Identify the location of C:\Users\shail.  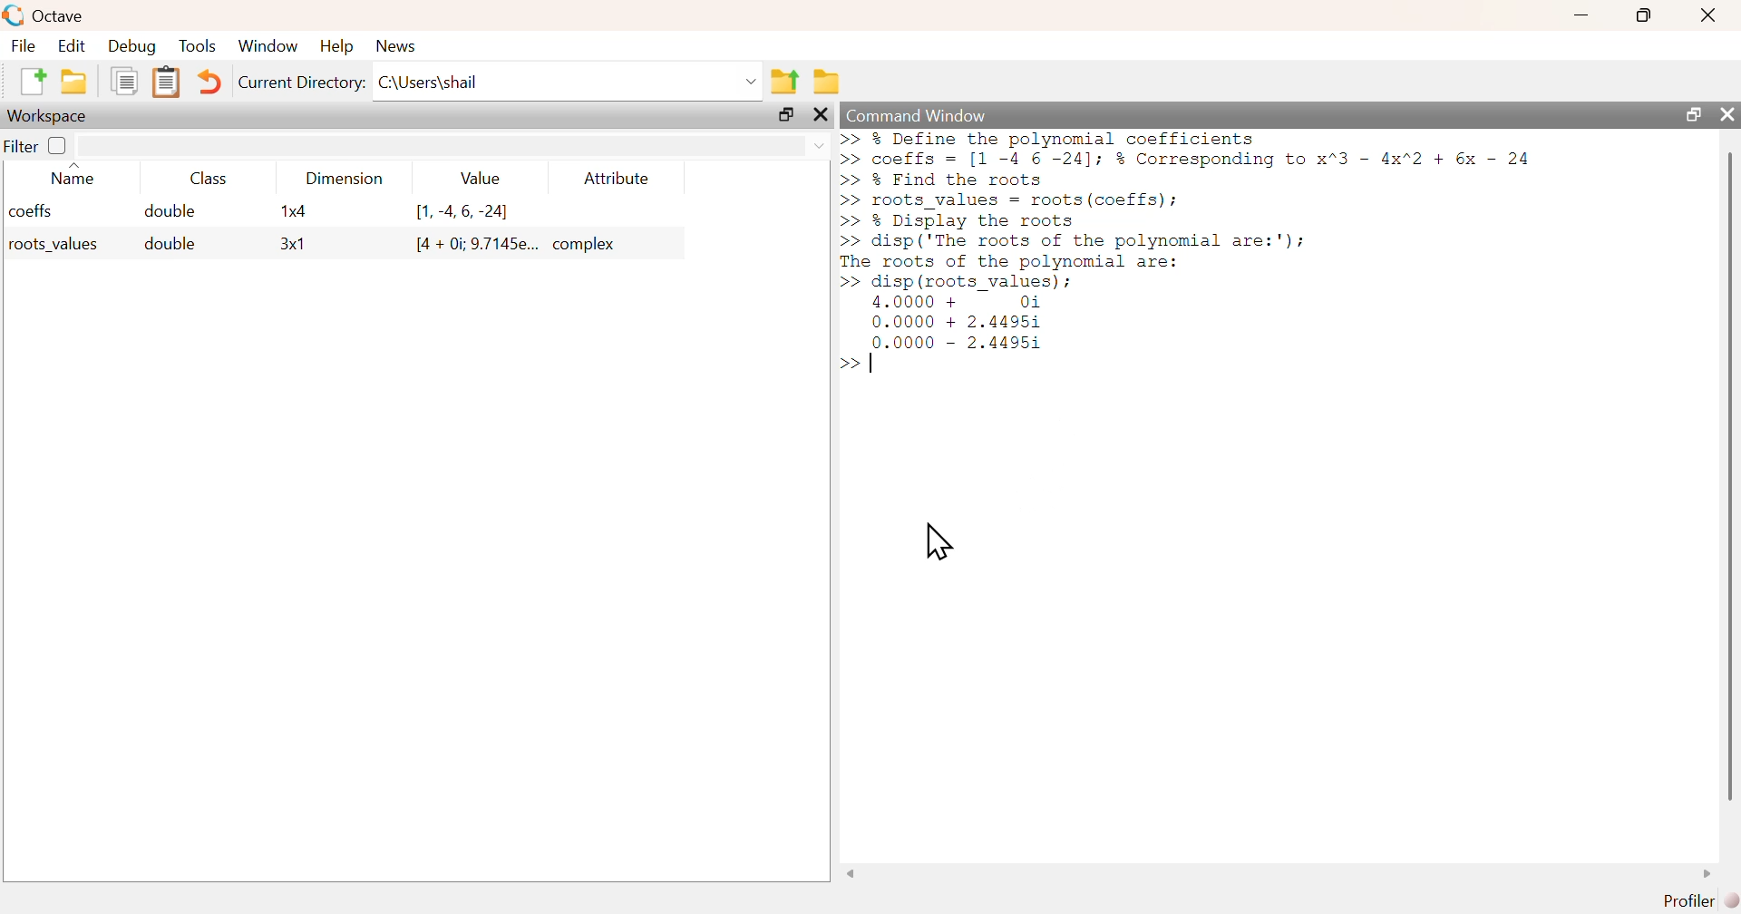
(428, 82).